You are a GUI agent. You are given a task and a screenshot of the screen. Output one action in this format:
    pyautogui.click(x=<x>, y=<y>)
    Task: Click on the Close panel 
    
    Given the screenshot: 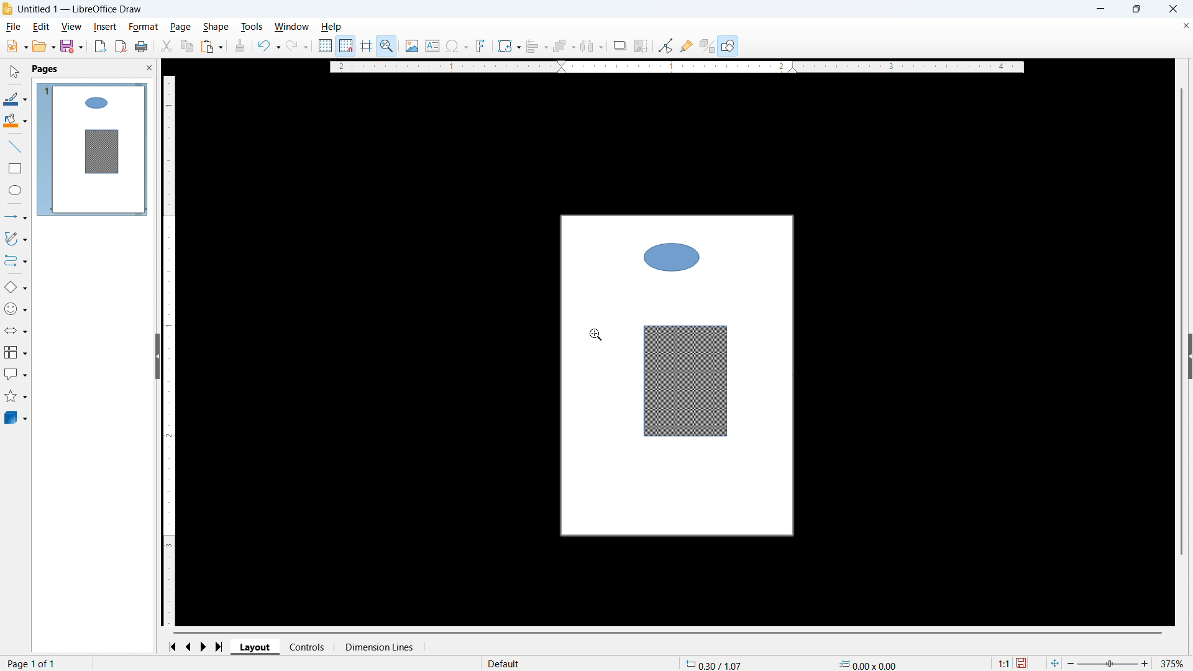 What is the action you would take?
    pyautogui.click(x=150, y=68)
    